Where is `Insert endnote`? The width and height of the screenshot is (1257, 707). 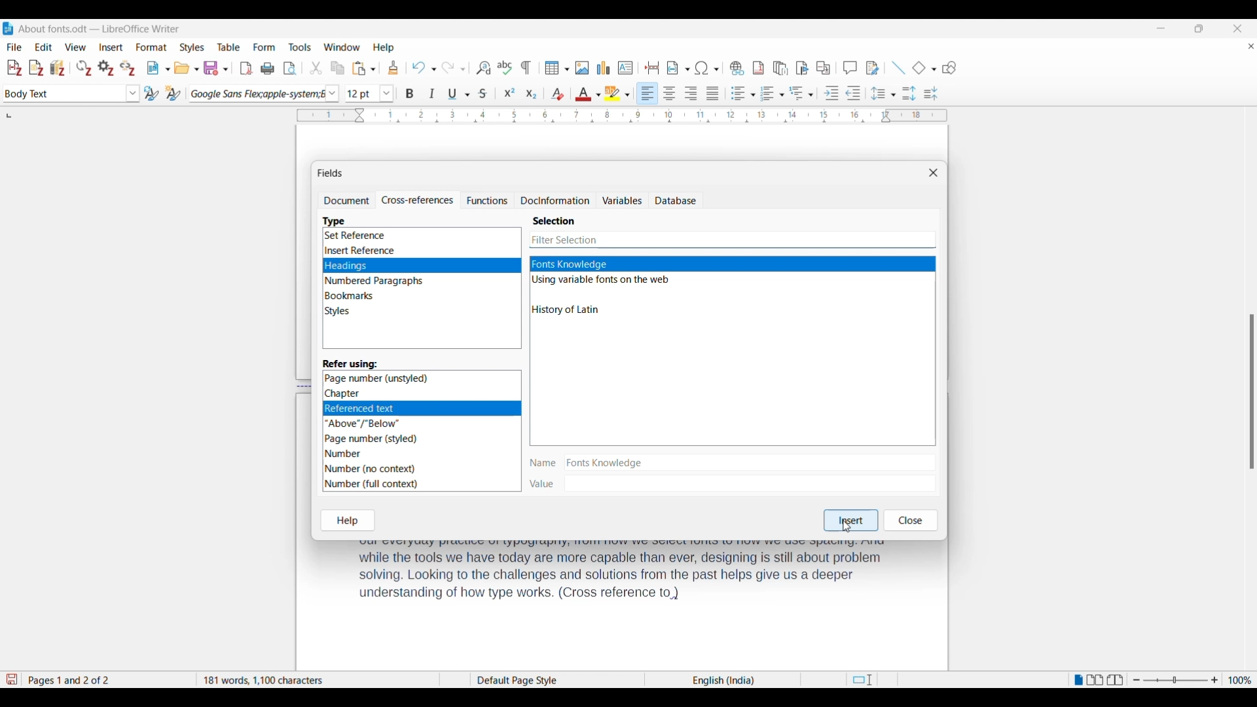
Insert endnote is located at coordinates (780, 69).